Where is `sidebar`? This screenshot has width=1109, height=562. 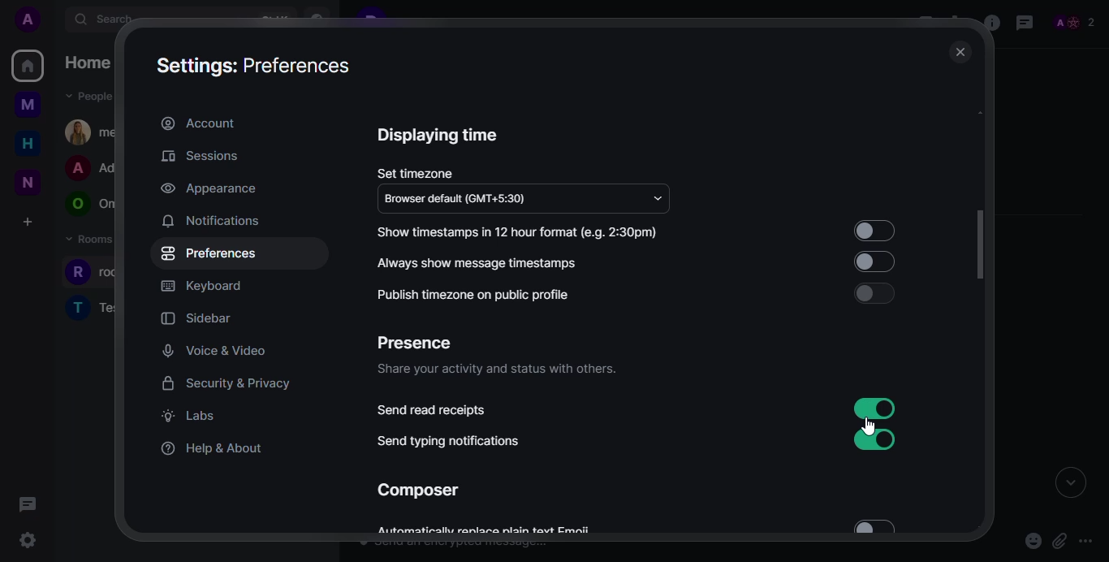
sidebar is located at coordinates (200, 318).